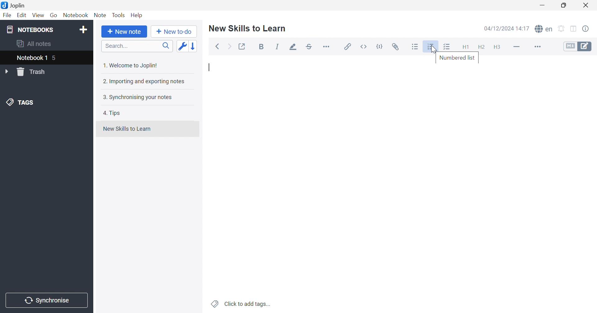 This screenshot has width=597, height=313. Describe the element at coordinates (37, 16) in the screenshot. I see `View` at that location.